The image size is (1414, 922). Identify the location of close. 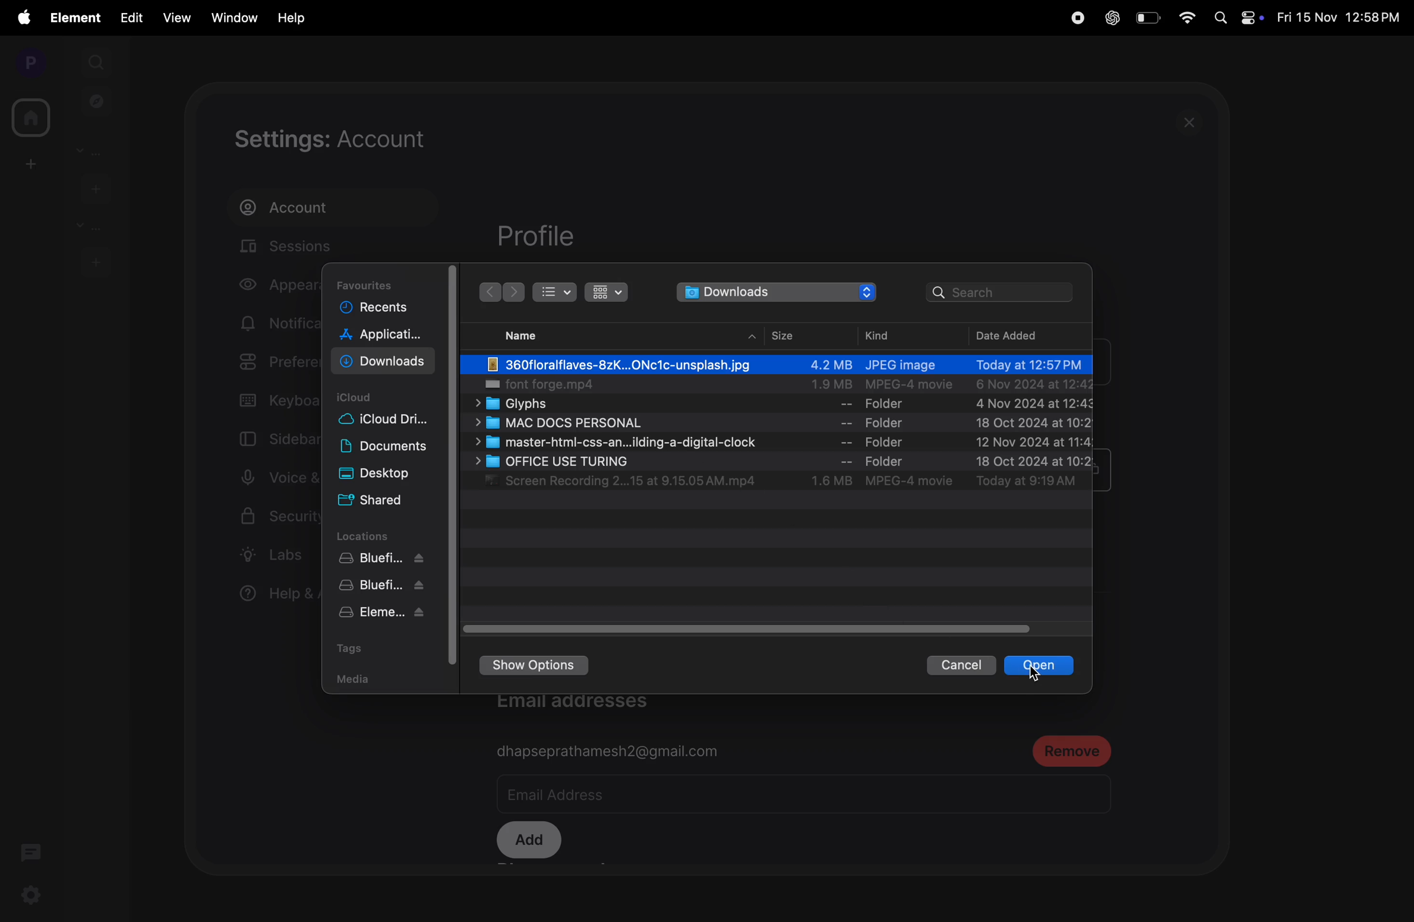
(1193, 122).